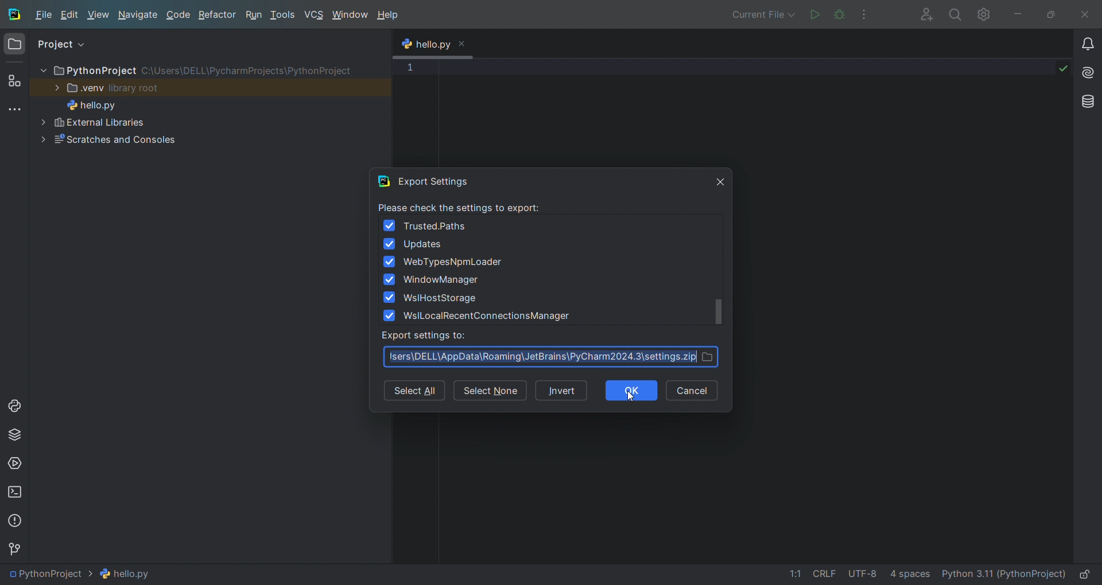 The height and width of the screenshot is (585, 1102). Describe the element at coordinates (1003, 572) in the screenshot. I see `interpreter` at that location.